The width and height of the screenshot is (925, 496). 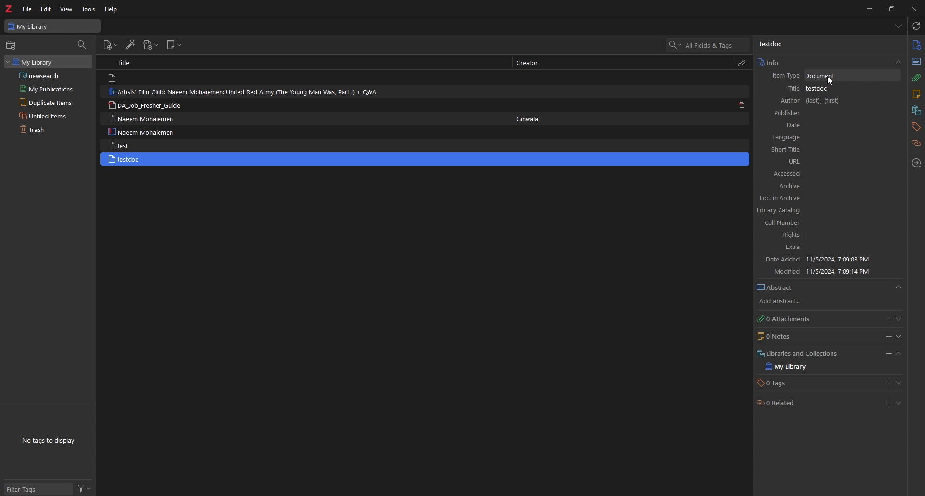 I want to click on search, so click(x=708, y=44).